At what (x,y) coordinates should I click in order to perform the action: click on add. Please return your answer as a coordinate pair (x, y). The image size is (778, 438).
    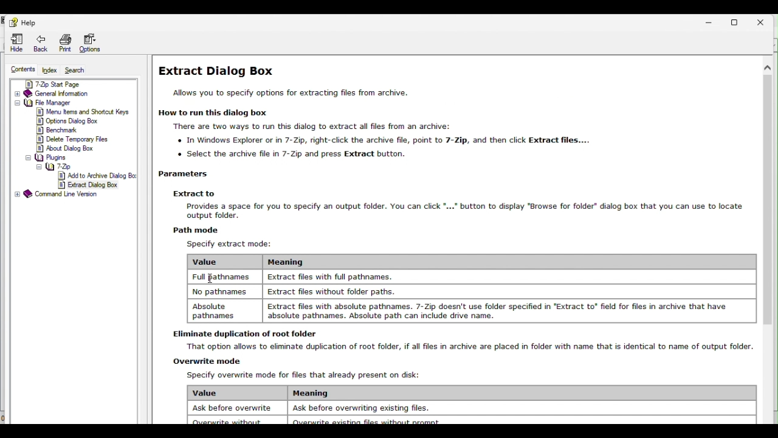
    Looking at the image, I should click on (97, 176).